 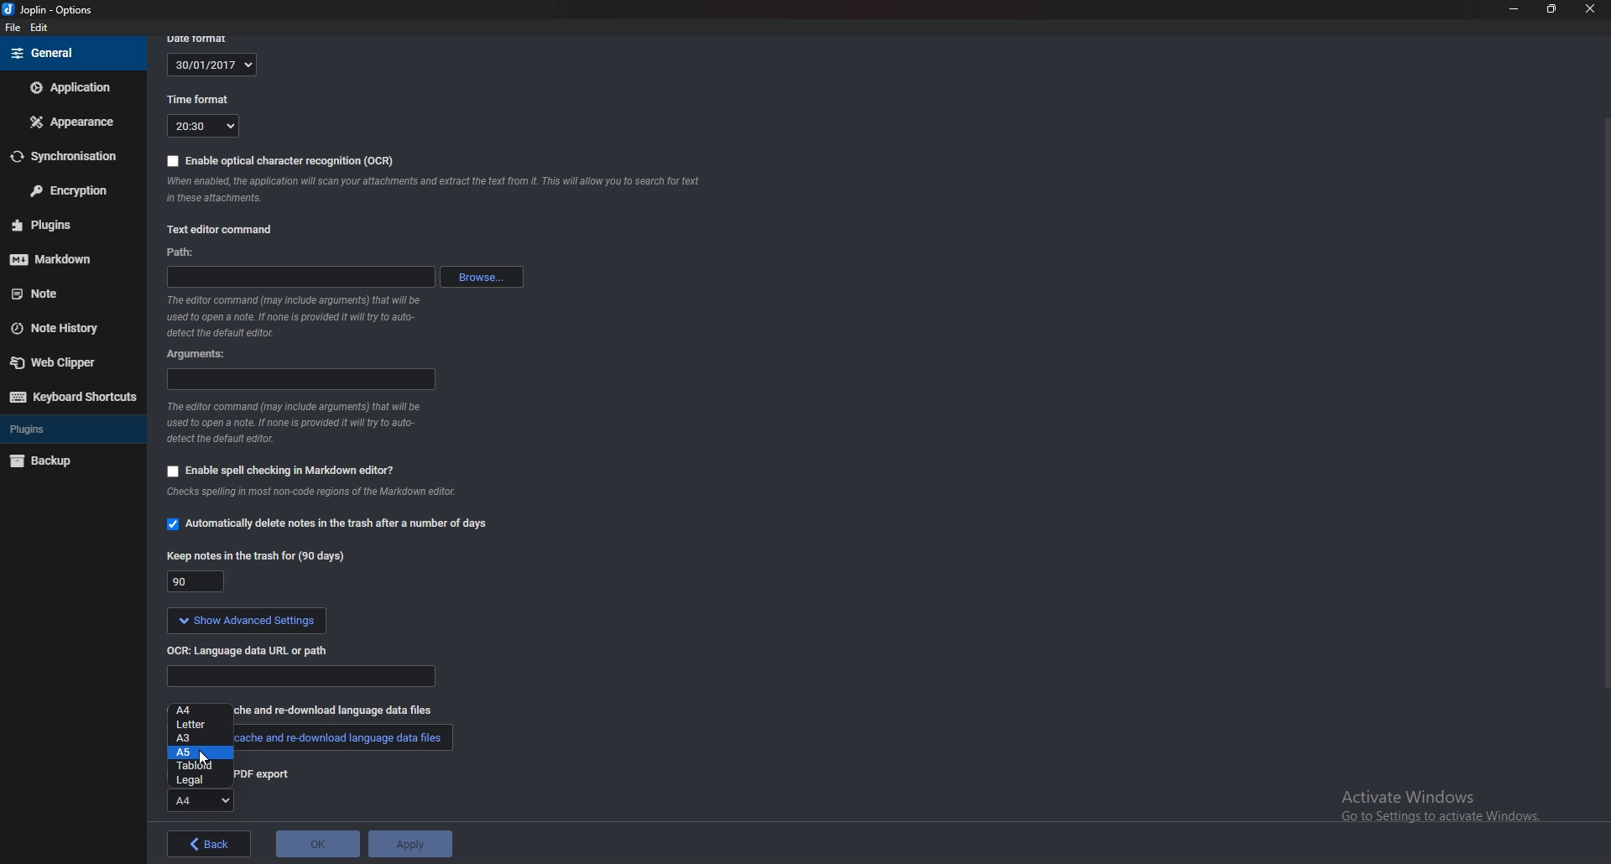 I want to click on path, so click(x=187, y=253).